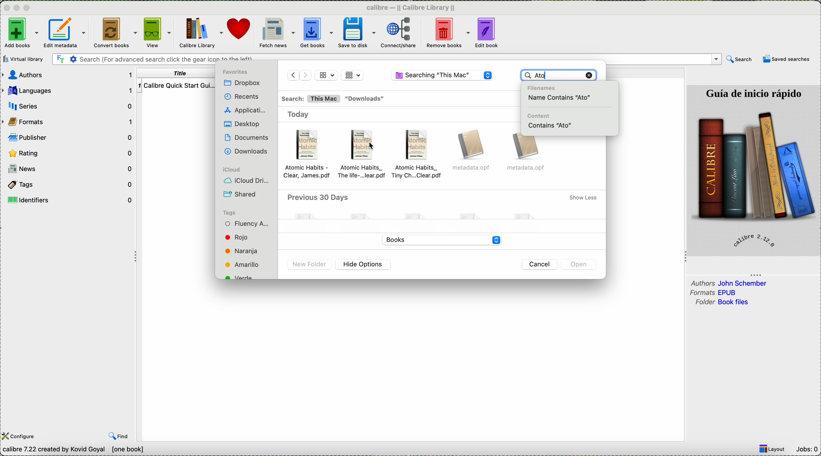 Image resolution: width=821 pixels, height=456 pixels. I want to click on recents, so click(240, 97).